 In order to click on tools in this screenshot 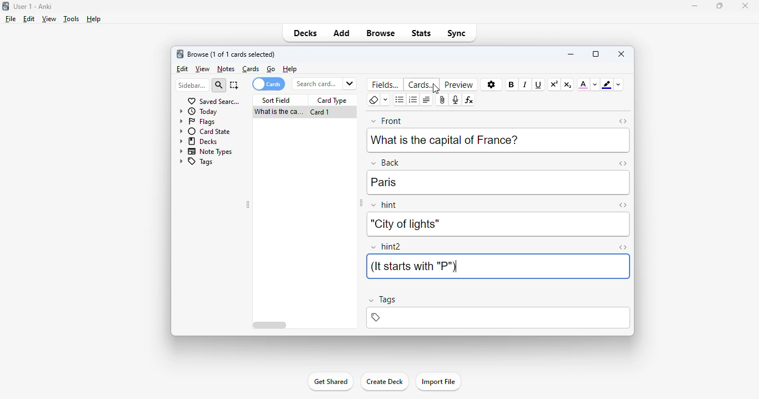, I will do `click(72, 19)`.